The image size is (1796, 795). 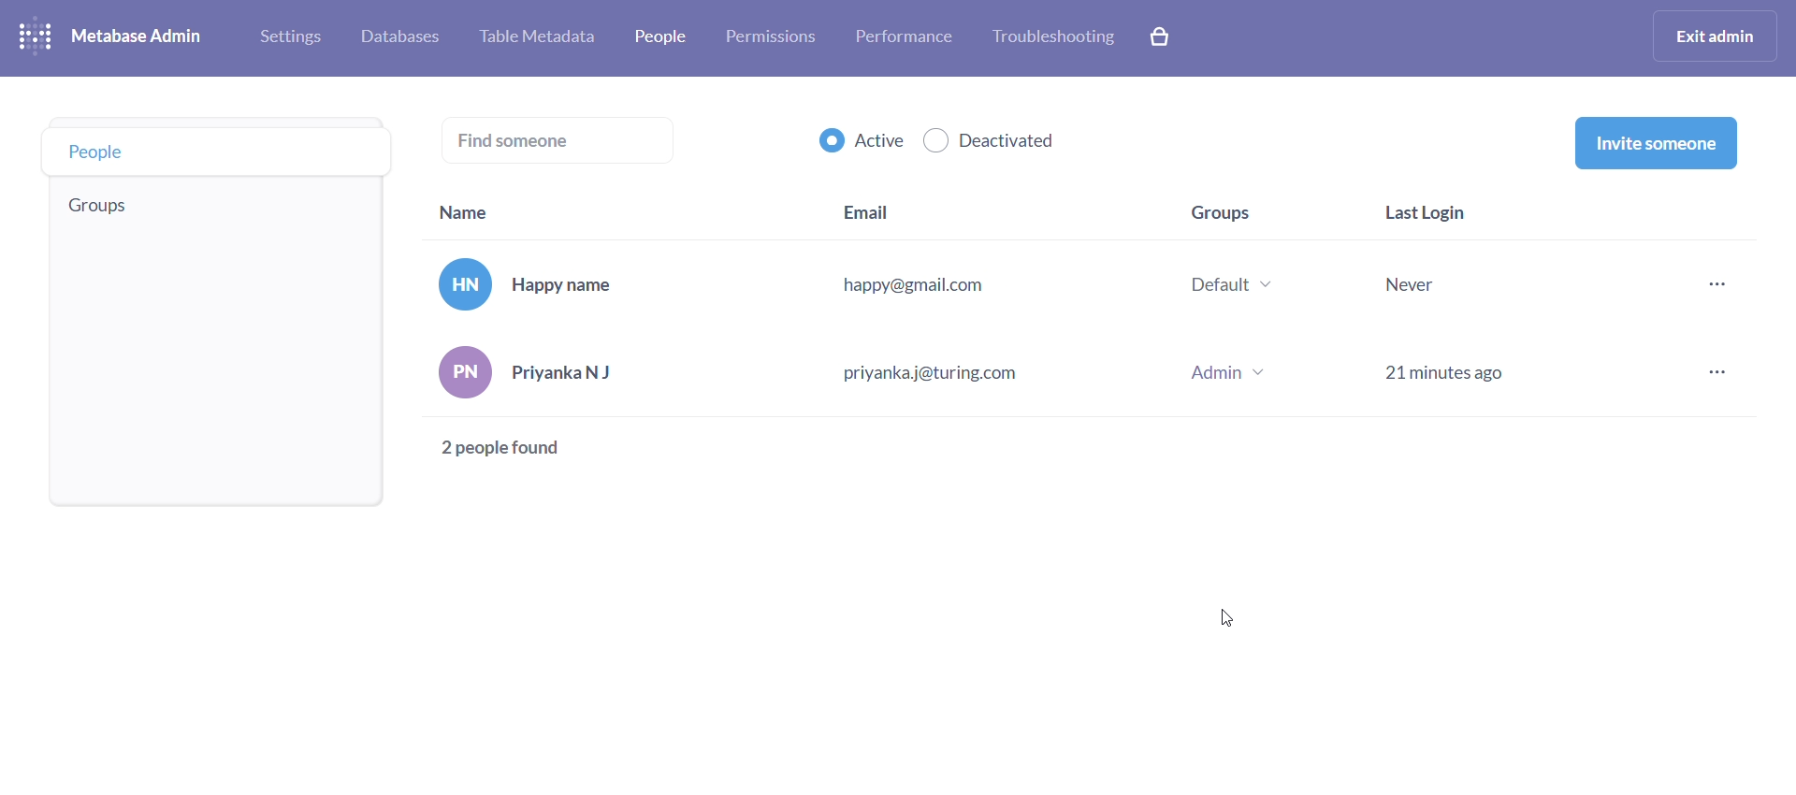 What do you see at coordinates (1439, 211) in the screenshot?
I see `last login` at bounding box center [1439, 211].